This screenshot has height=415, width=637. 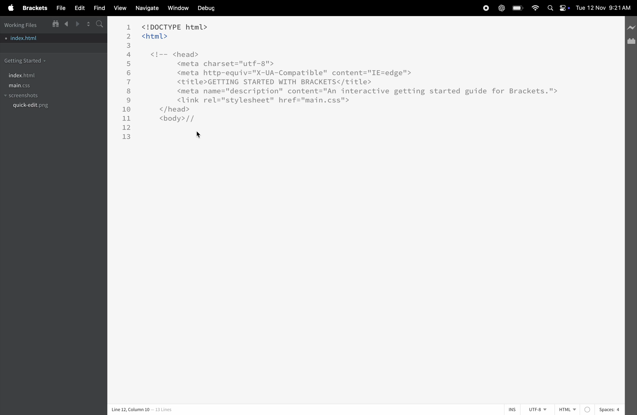 What do you see at coordinates (210, 7) in the screenshot?
I see `debug` at bounding box center [210, 7].